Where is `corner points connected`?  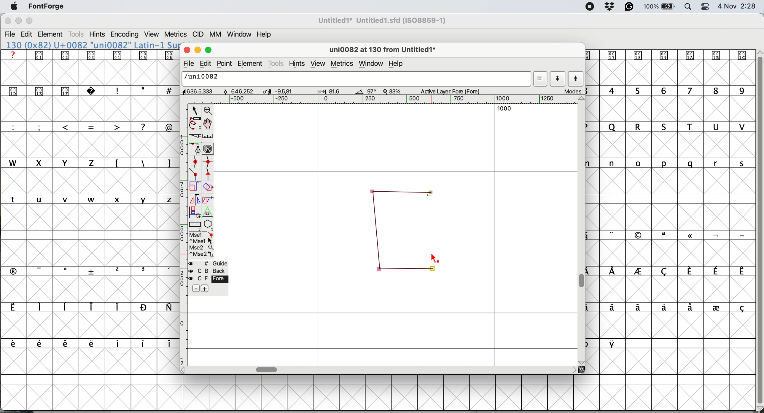
corner points connected is located at coordinates (402, 270).